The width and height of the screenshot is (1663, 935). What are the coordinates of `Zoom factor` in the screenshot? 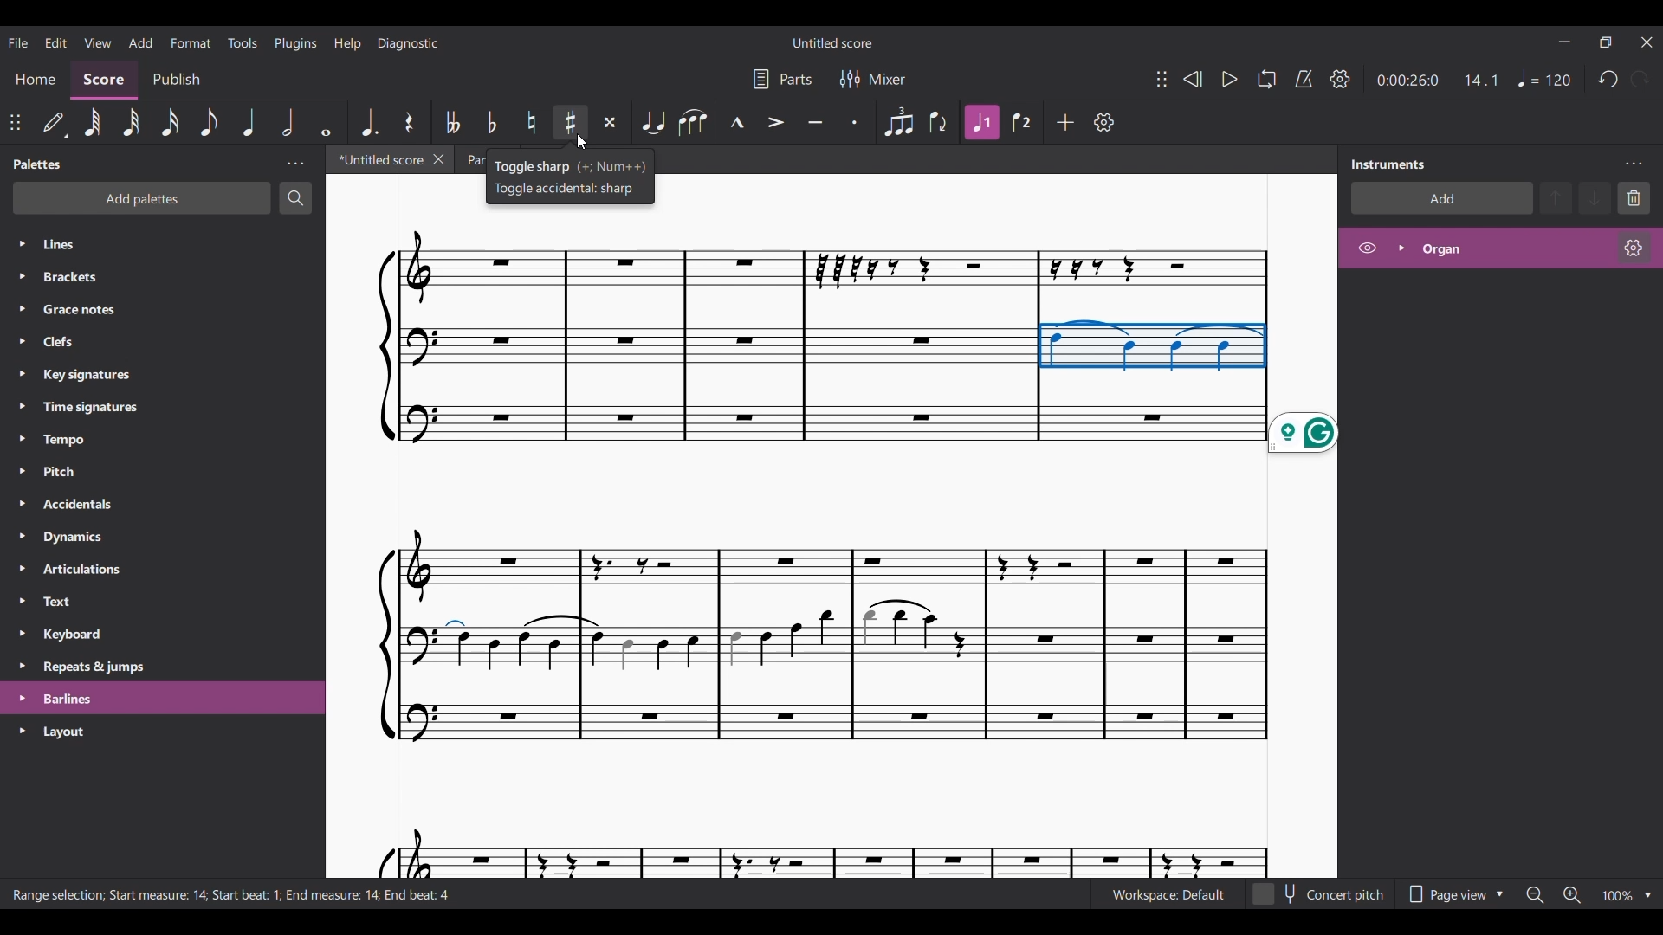 It's located at (1617, 896).